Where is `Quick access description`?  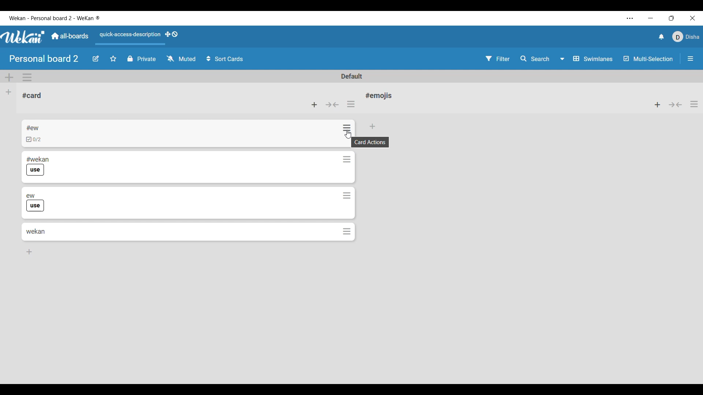 Quick access description is located at coordinates (129, 38).